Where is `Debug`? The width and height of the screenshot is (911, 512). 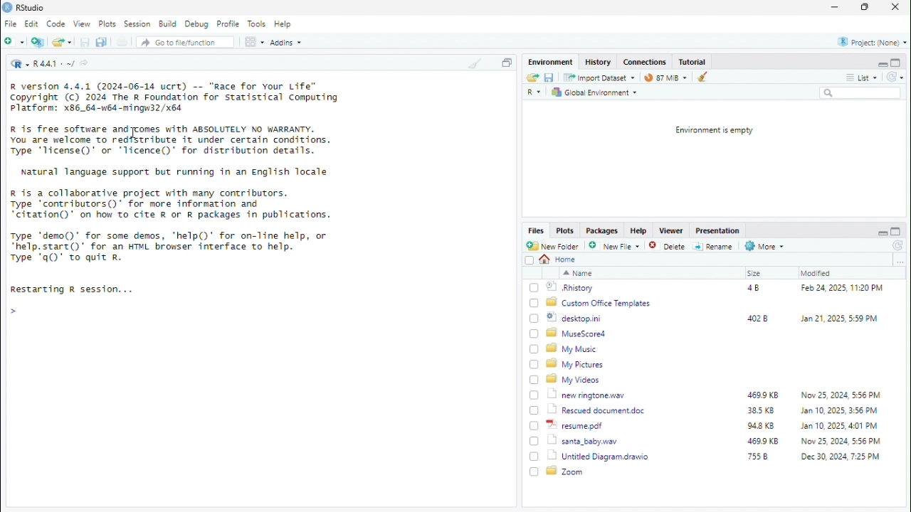 Debug is located at coordinates (197, 24).